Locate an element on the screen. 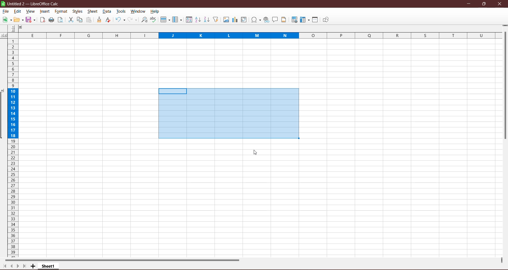 The image size is (508, 270). Scroll to next page is located at coordinates (17, 266).